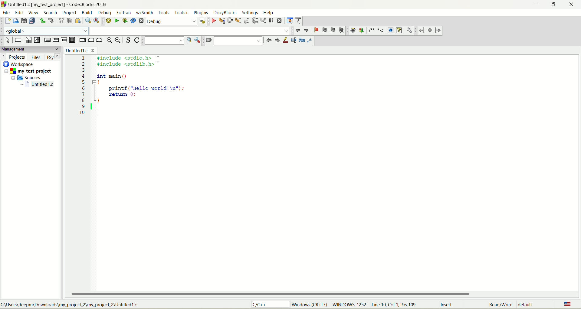 This screenshot has height=309, width=581. I want to click on new, so click(7, 21).